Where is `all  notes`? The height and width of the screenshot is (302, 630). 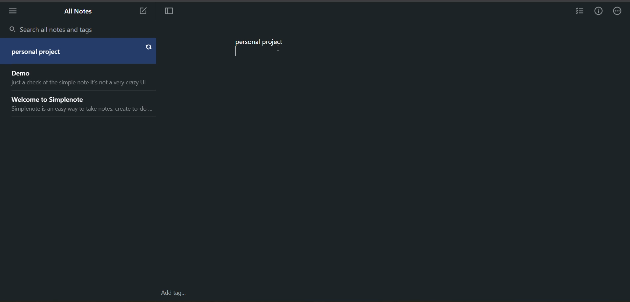
all  notes is located at coordinates (80, 11).